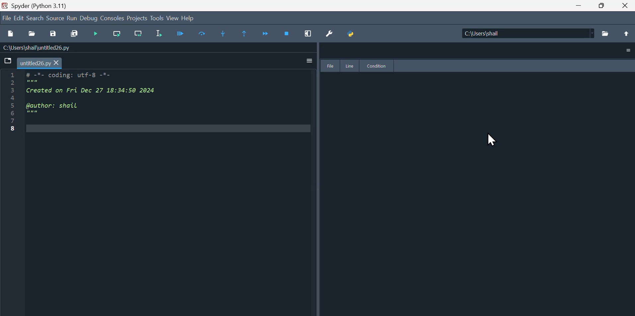  What do you see at coordinates (55, 34) in the screenshot?
I see `` at bounding box center [55, 34].